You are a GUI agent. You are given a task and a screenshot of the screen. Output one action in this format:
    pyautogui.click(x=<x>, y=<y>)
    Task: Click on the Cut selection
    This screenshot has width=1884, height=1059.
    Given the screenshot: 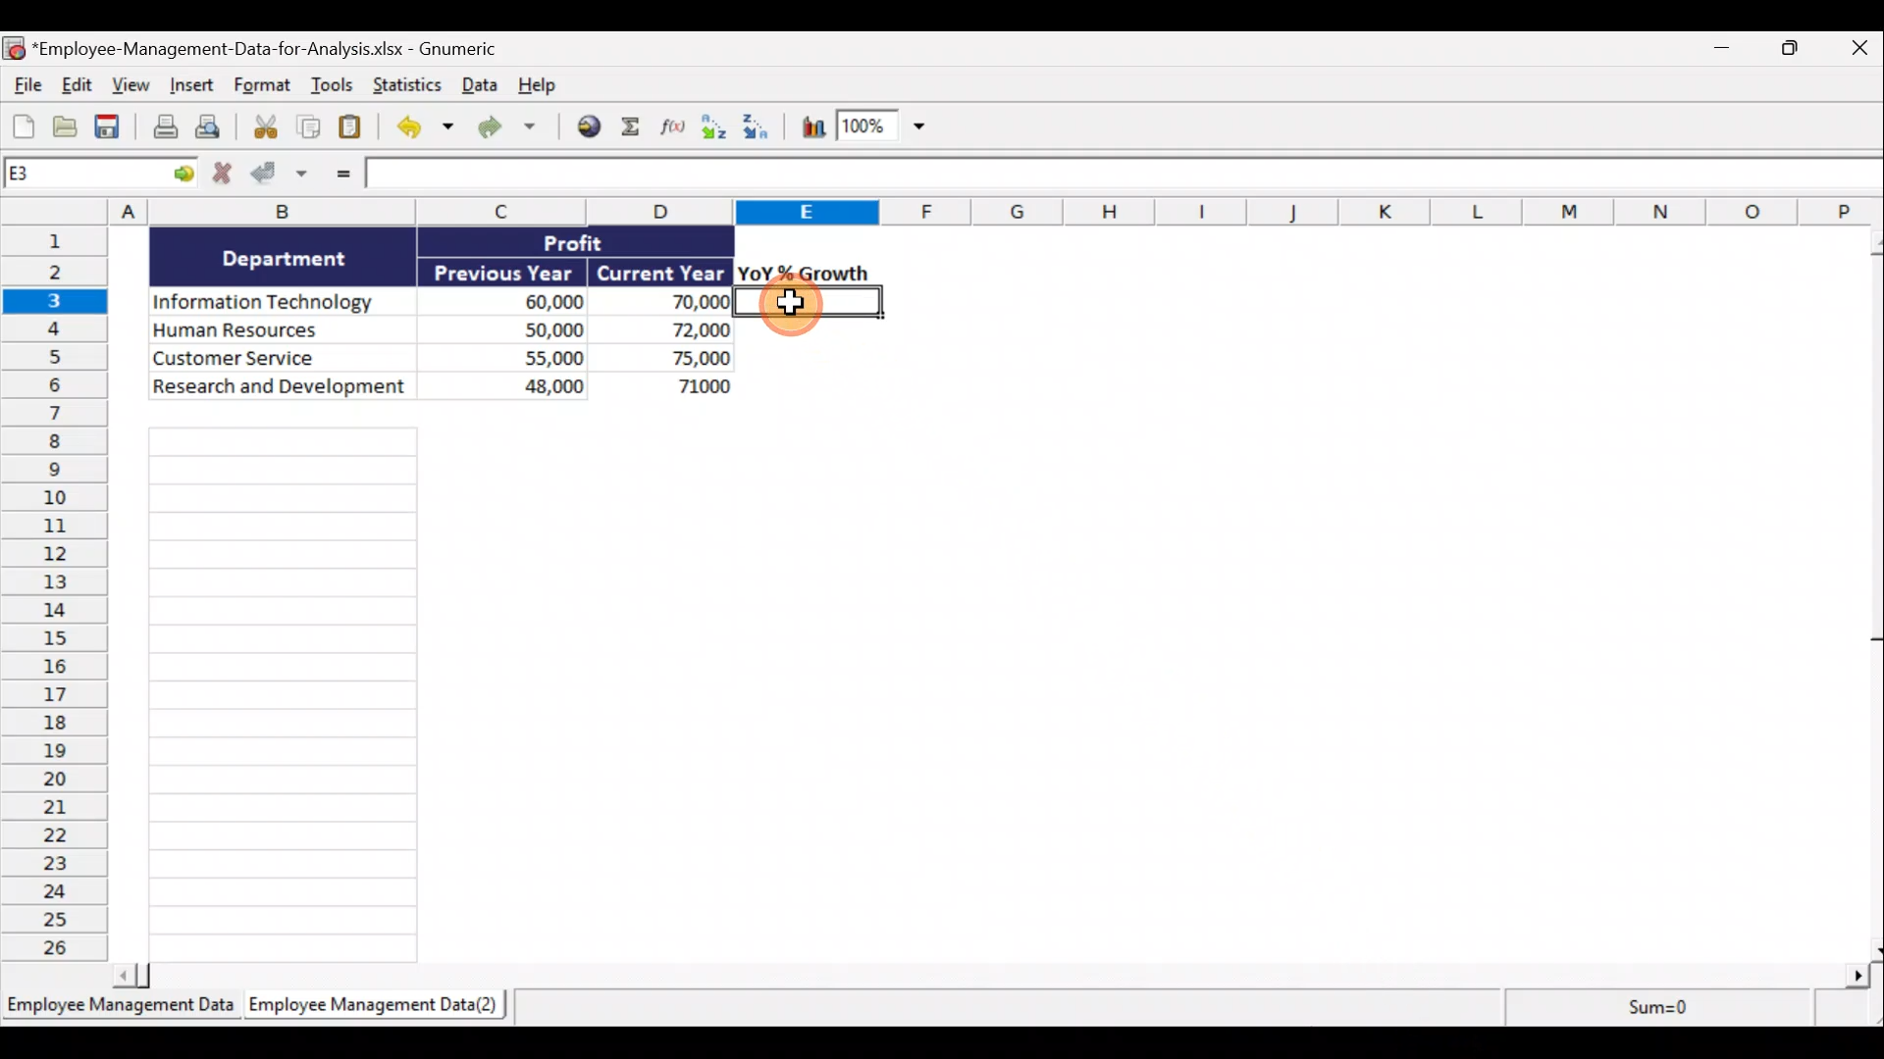 What is the action you would take?
    pyautogui.click(x=260, y=128)
    